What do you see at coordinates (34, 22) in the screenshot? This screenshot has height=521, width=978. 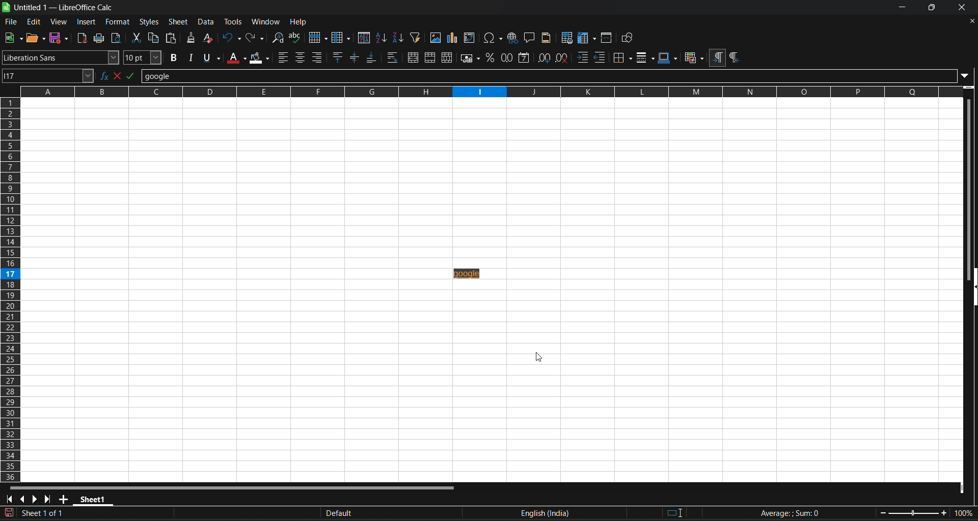 I see `edit` at bounding box center [34, 22].